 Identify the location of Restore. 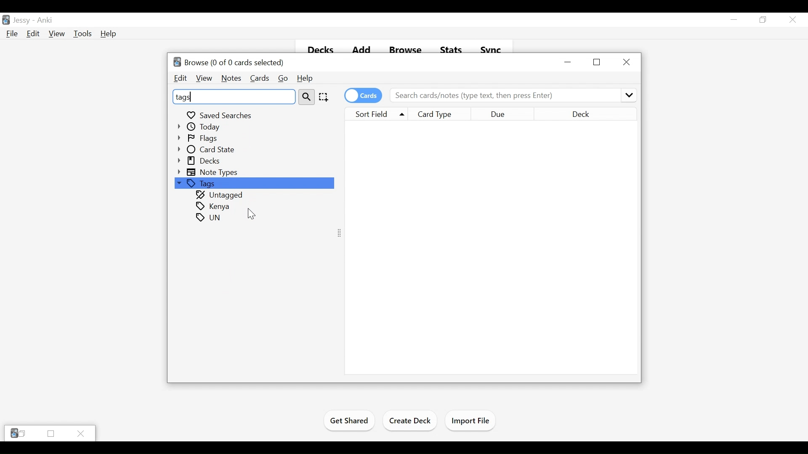
(596, 62).